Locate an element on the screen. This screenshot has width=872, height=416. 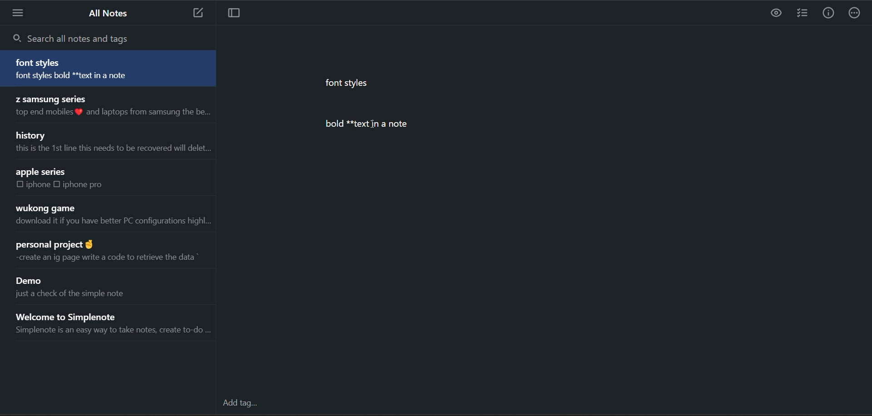
apple series is located at coordinates (42, 172).